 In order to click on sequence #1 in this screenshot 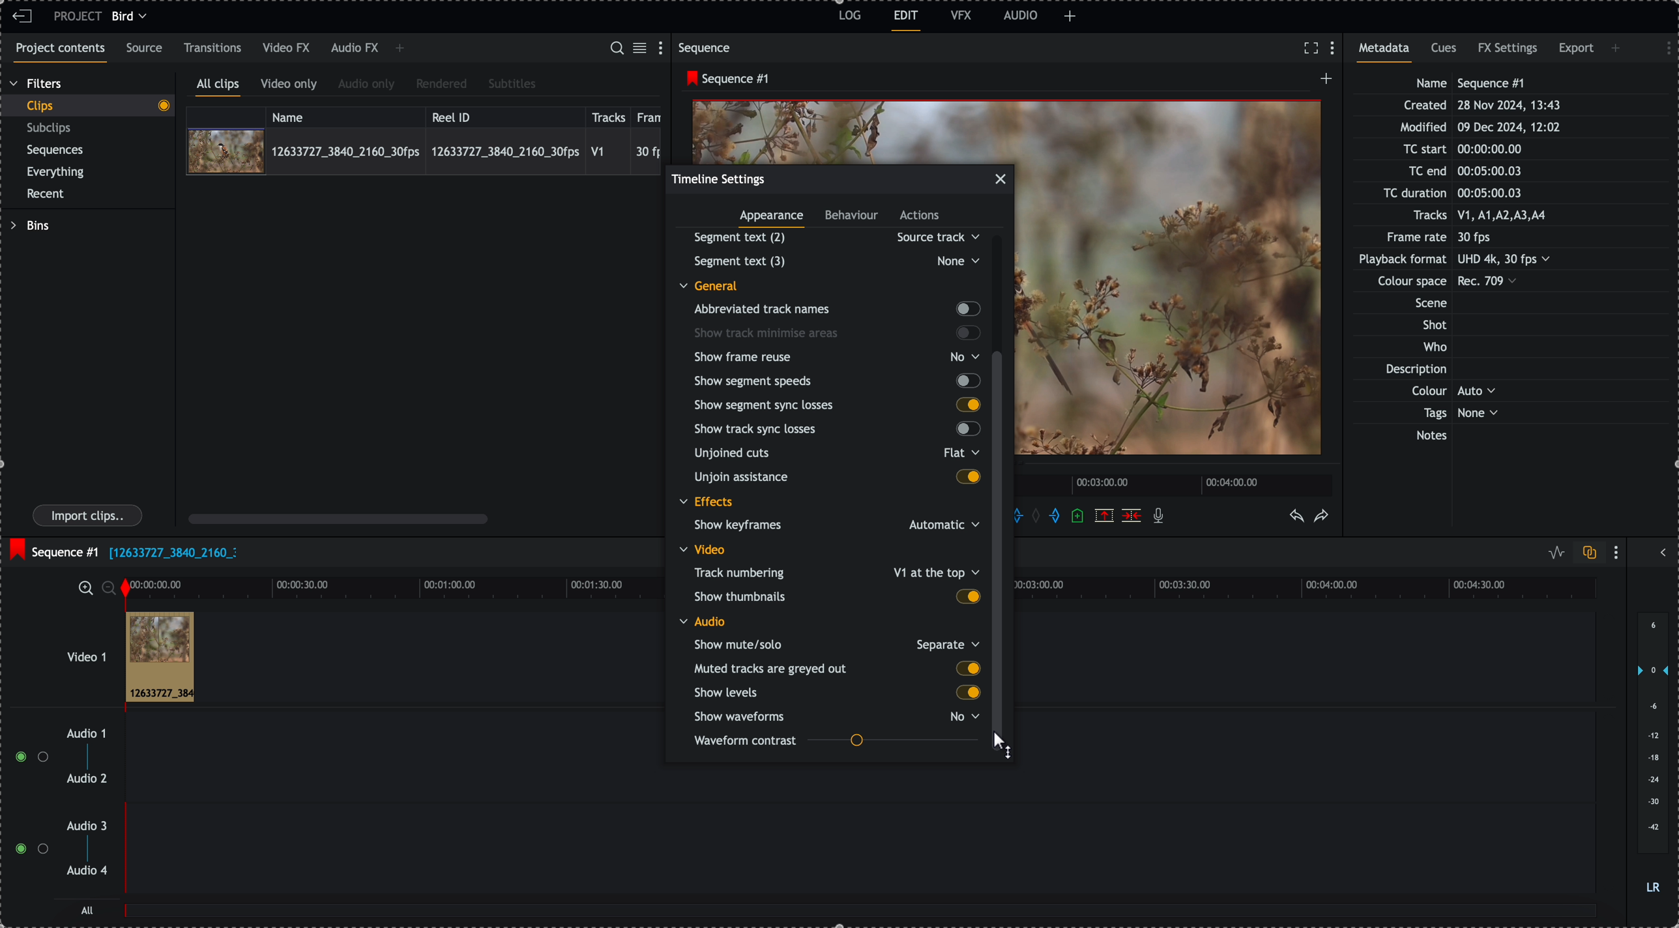, I will do `click(724, 79)`.